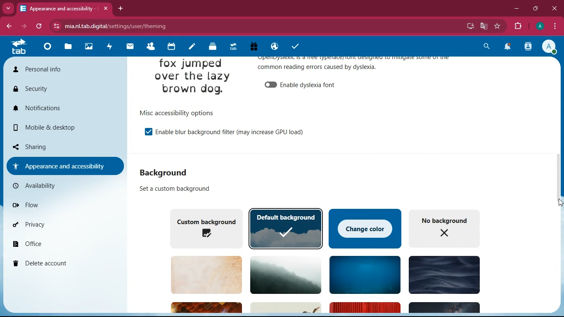  I want to click on background, so click(284, 274).